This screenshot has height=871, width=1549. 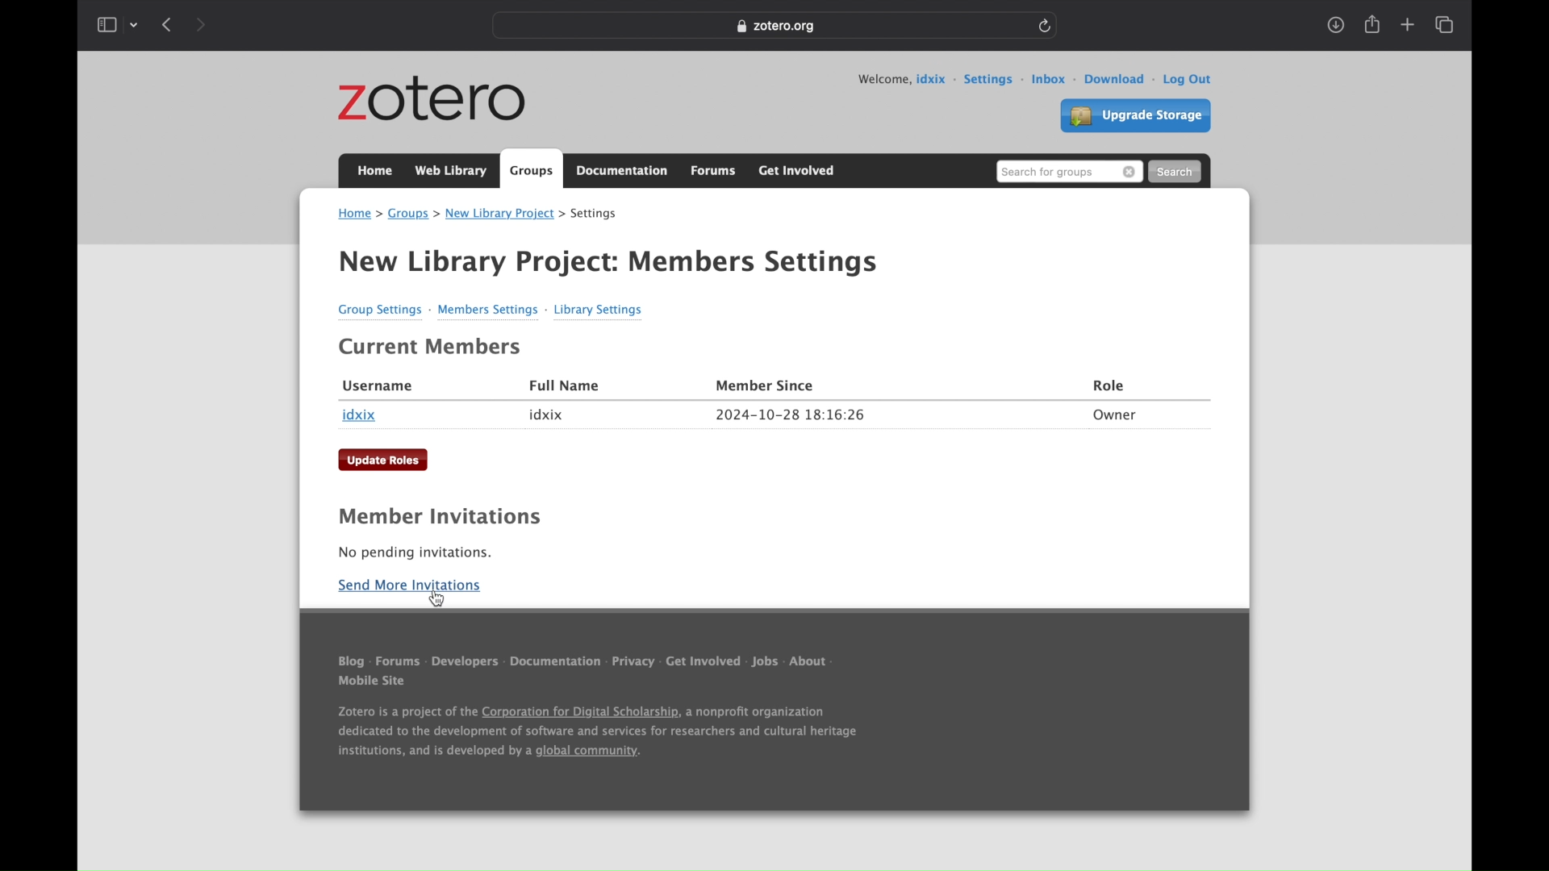 I want to click on get involved, so click(x=703, y=661).